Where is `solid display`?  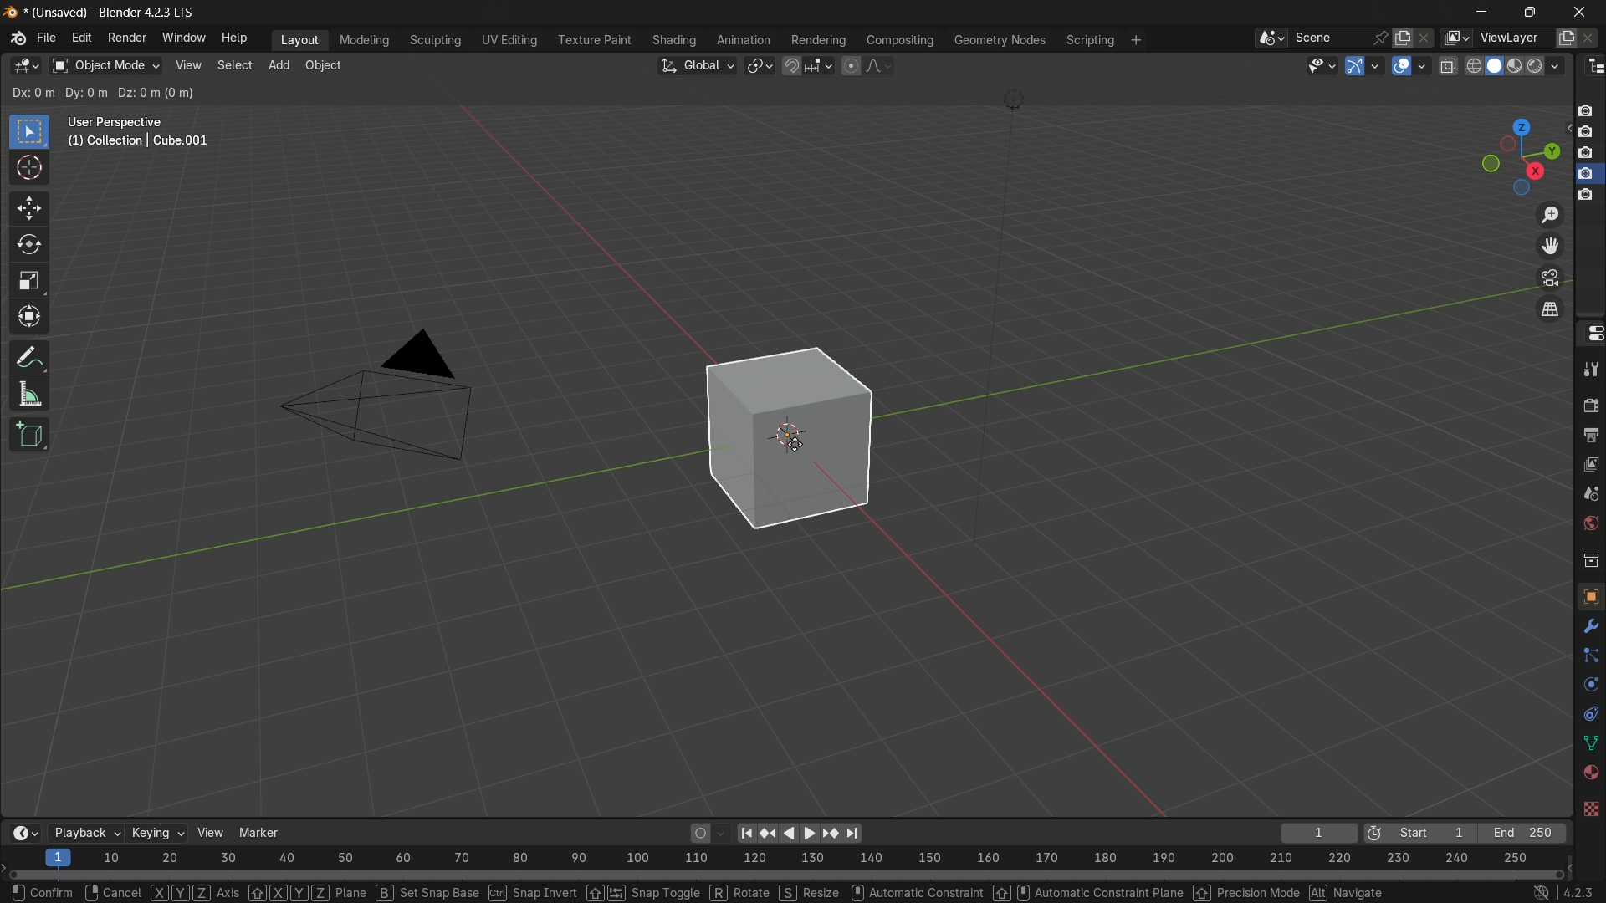
solid display is located at coordinates (1495, 65).